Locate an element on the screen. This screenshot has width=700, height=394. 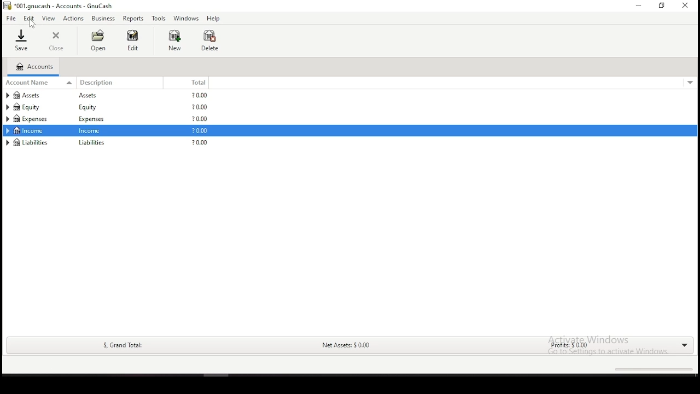
descrtiption is located at coordinates (122, 83).